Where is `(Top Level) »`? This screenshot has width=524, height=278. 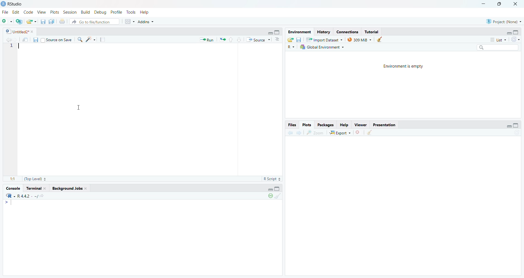 (Top Level) » is located at coordinates (35, 178).